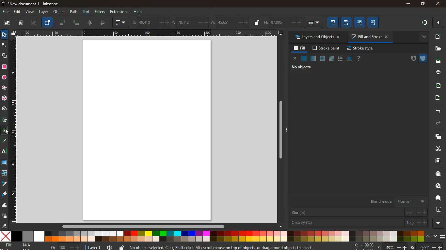 The width and height of the screenshot is (446, 250). I want to click on glass, so click(313, 59).